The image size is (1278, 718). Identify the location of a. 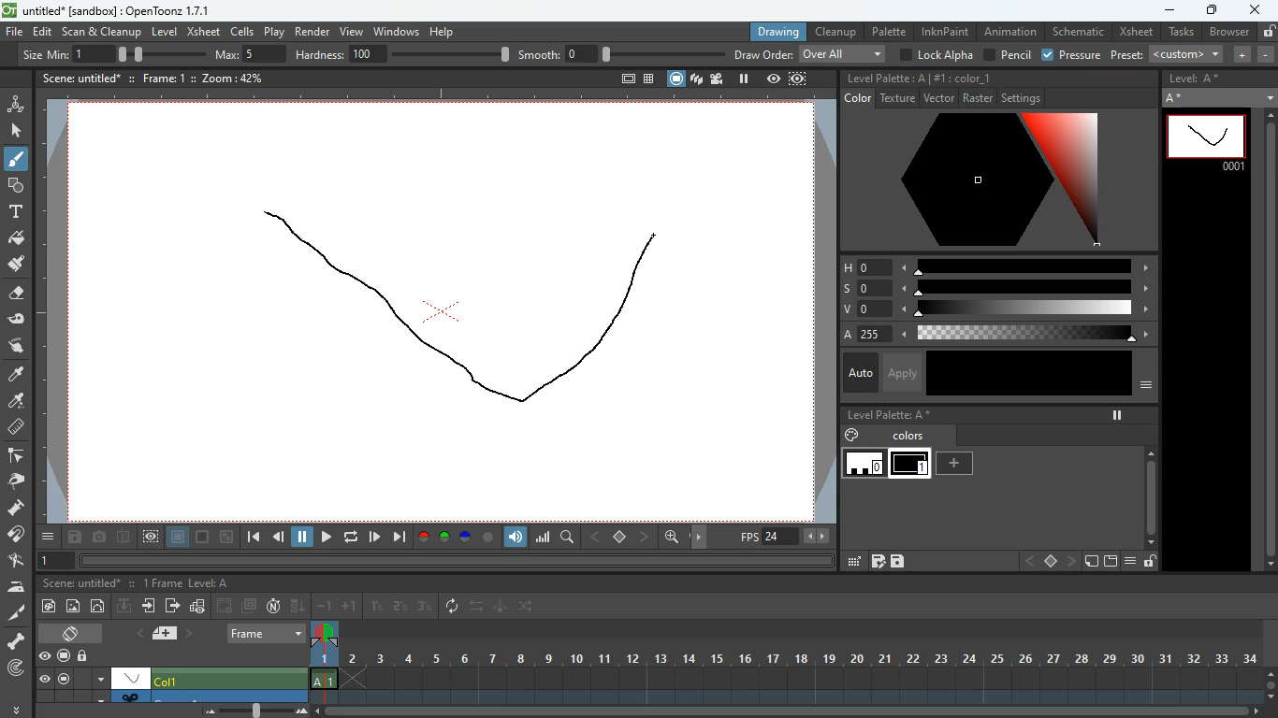
(17, 375).